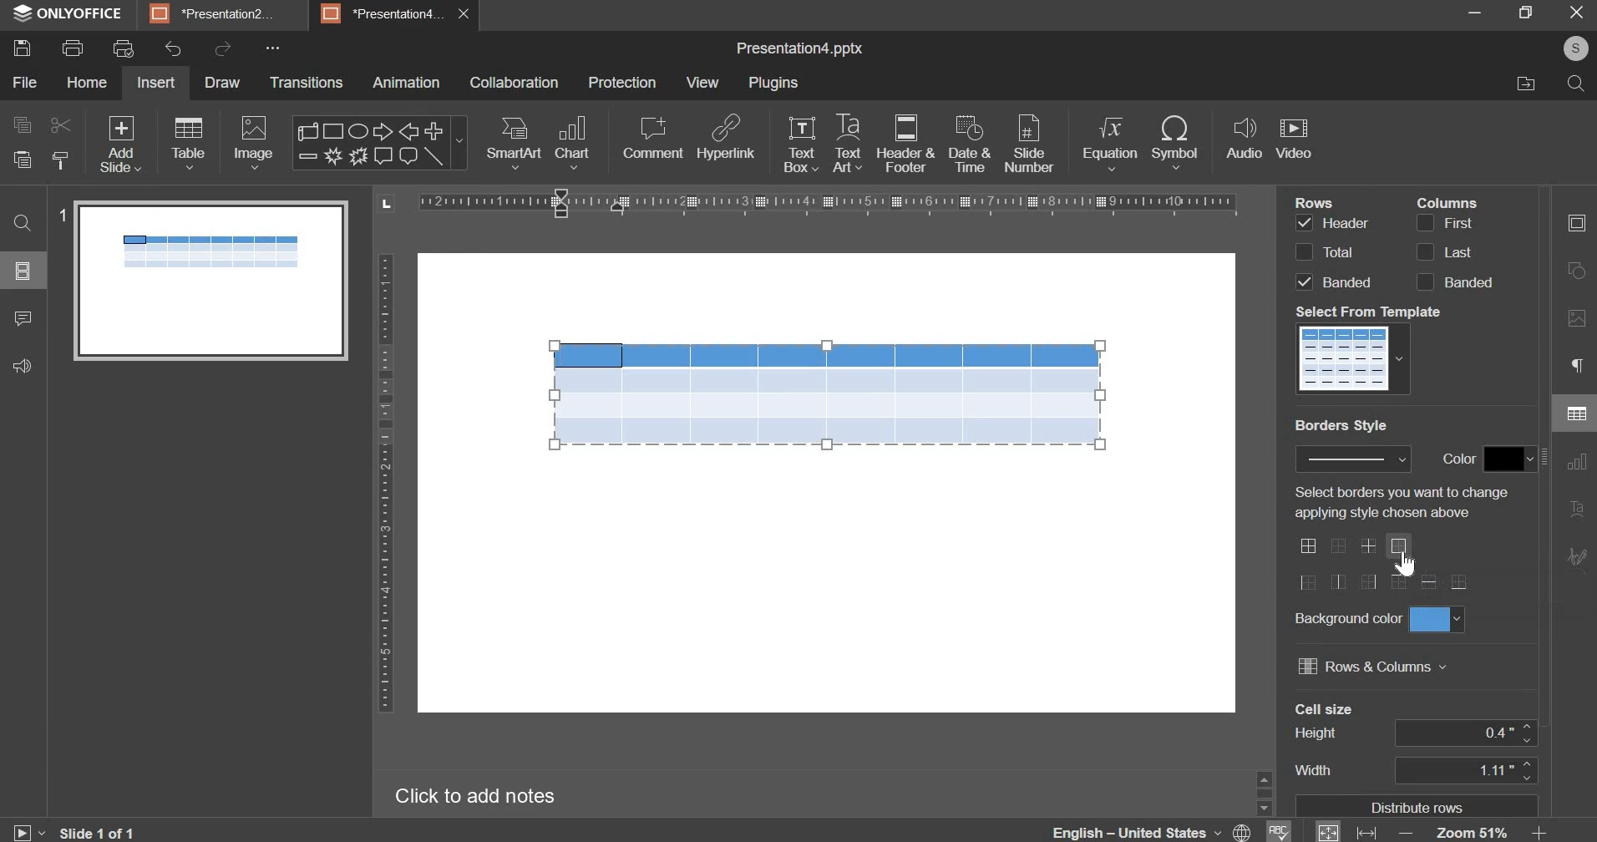  Describe the element at coordinates (469, 13) in the screenshot. I see `close` at that location.